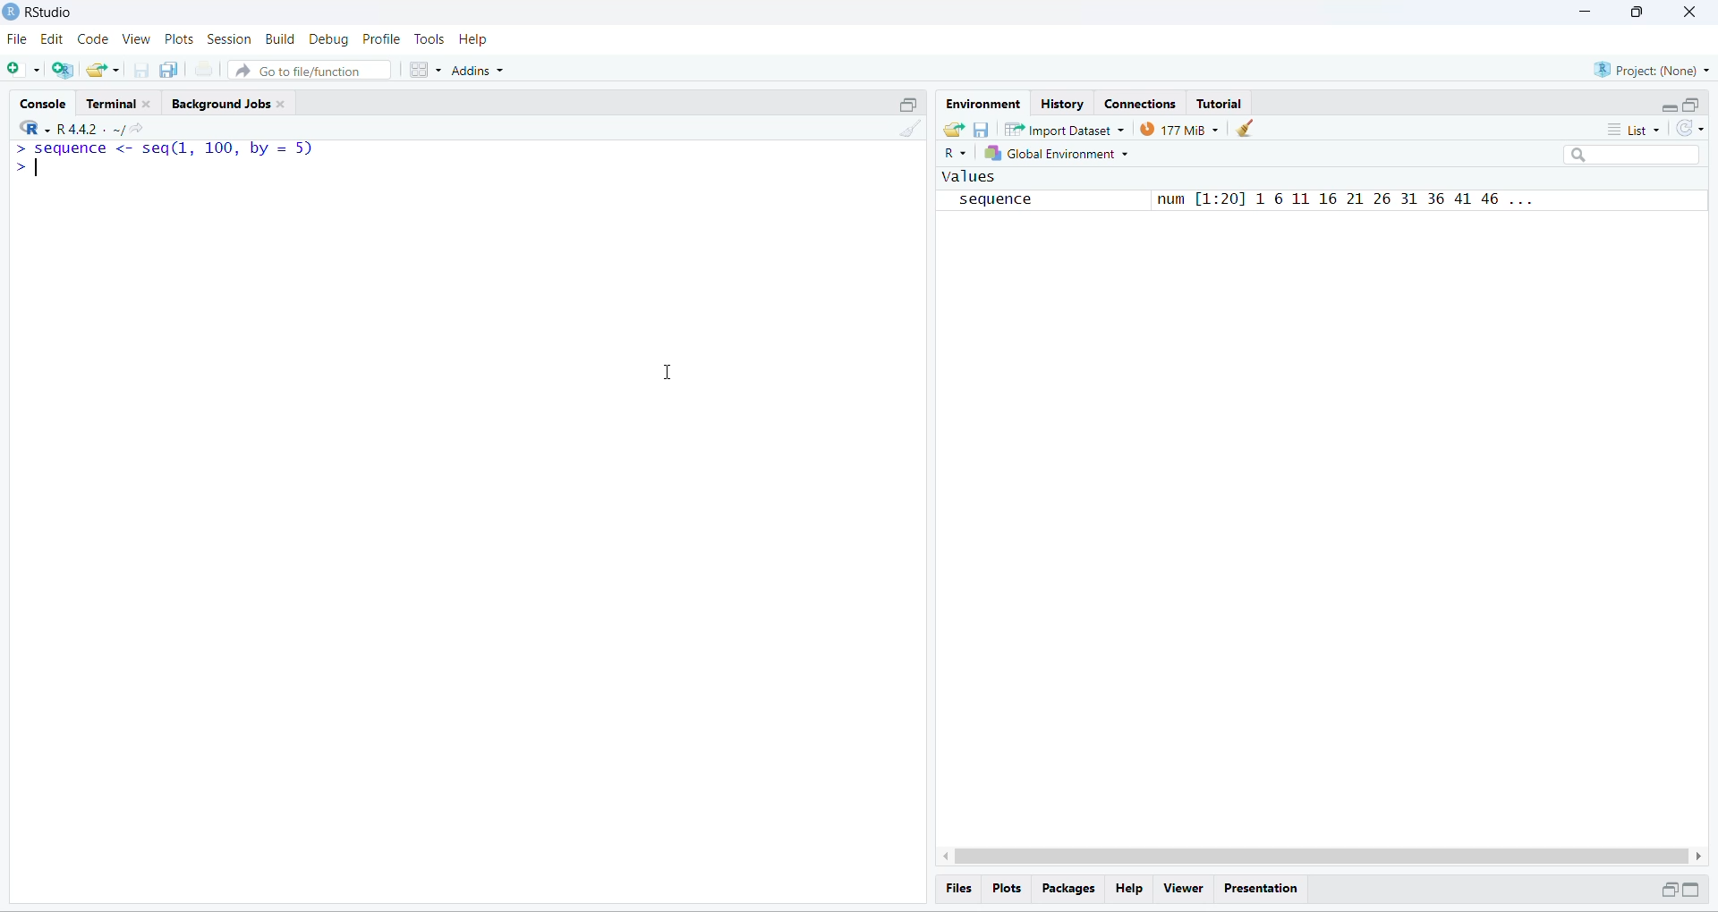  I want to click on scroll bar, so click(1321, 856).